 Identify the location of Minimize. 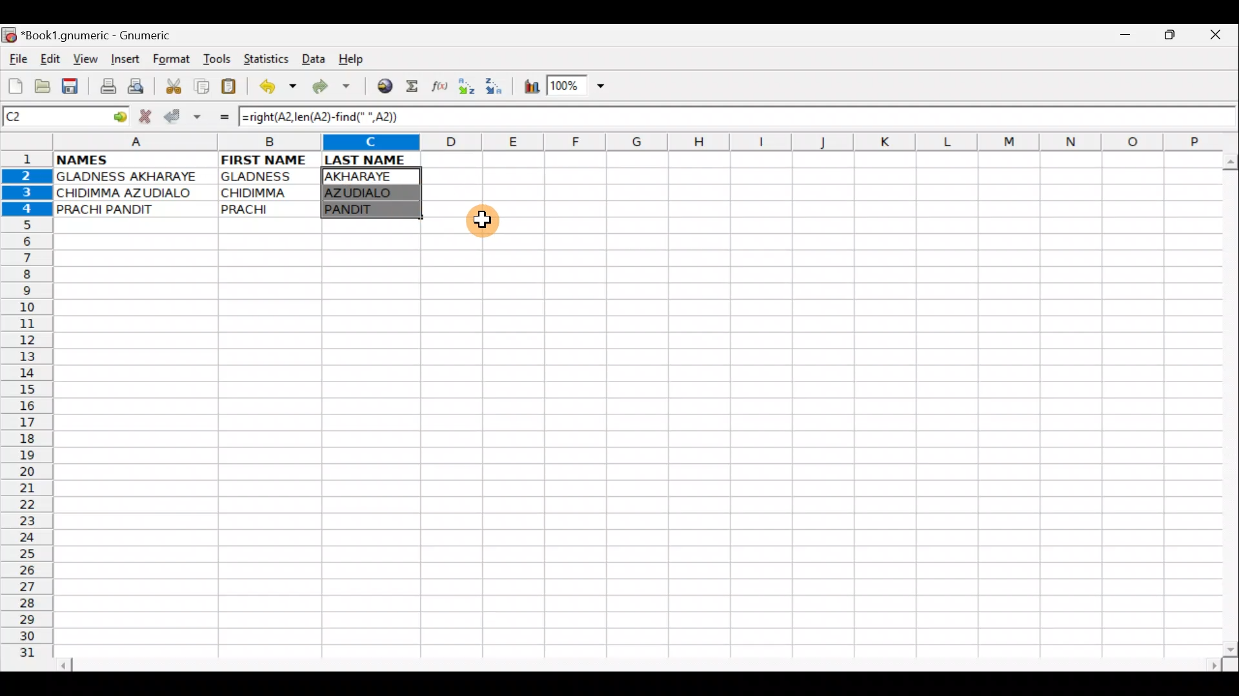
(1122, 38).